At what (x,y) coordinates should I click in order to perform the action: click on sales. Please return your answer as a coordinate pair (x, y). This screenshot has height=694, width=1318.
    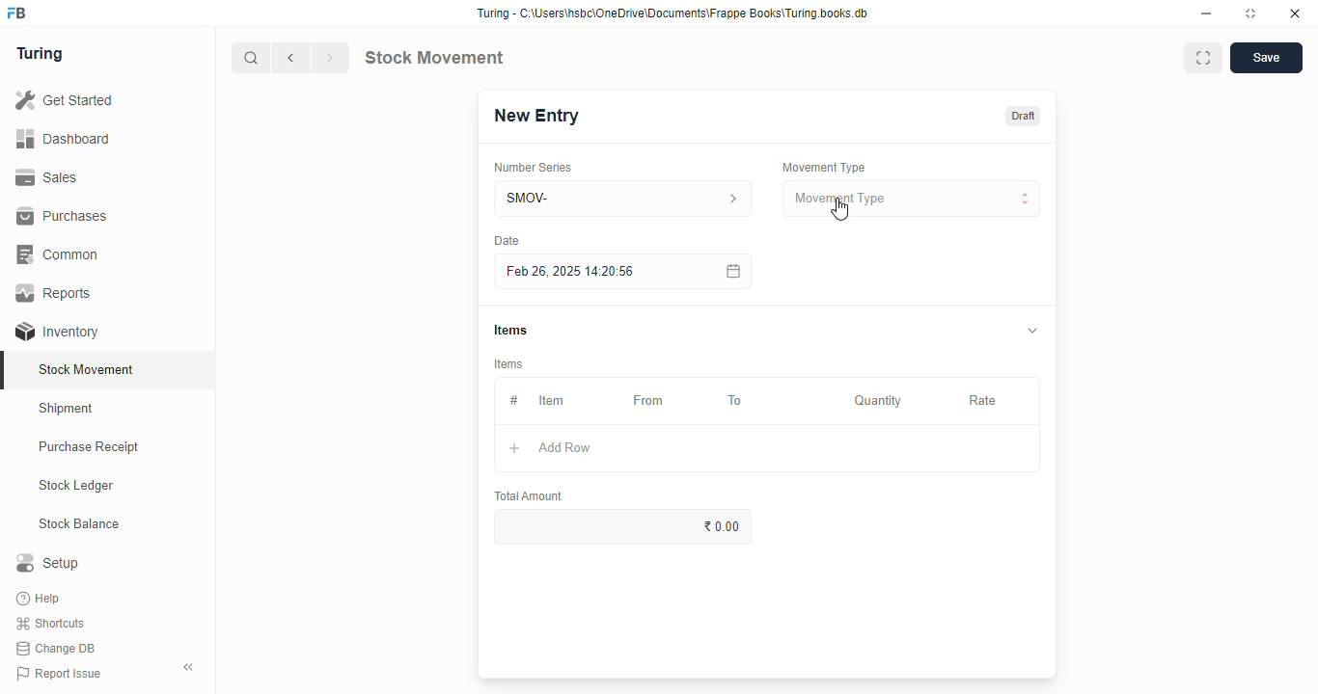
    Looking at the image, I should click on (46, 177).